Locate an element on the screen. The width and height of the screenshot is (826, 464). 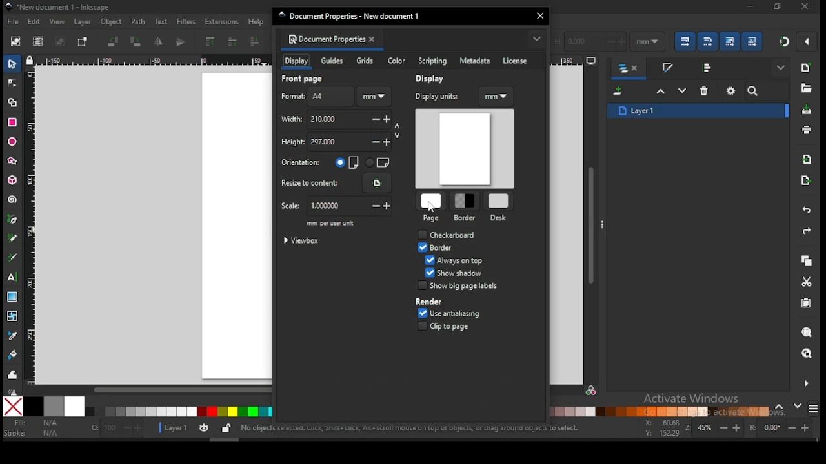
file is located at coordinates (13, 23).